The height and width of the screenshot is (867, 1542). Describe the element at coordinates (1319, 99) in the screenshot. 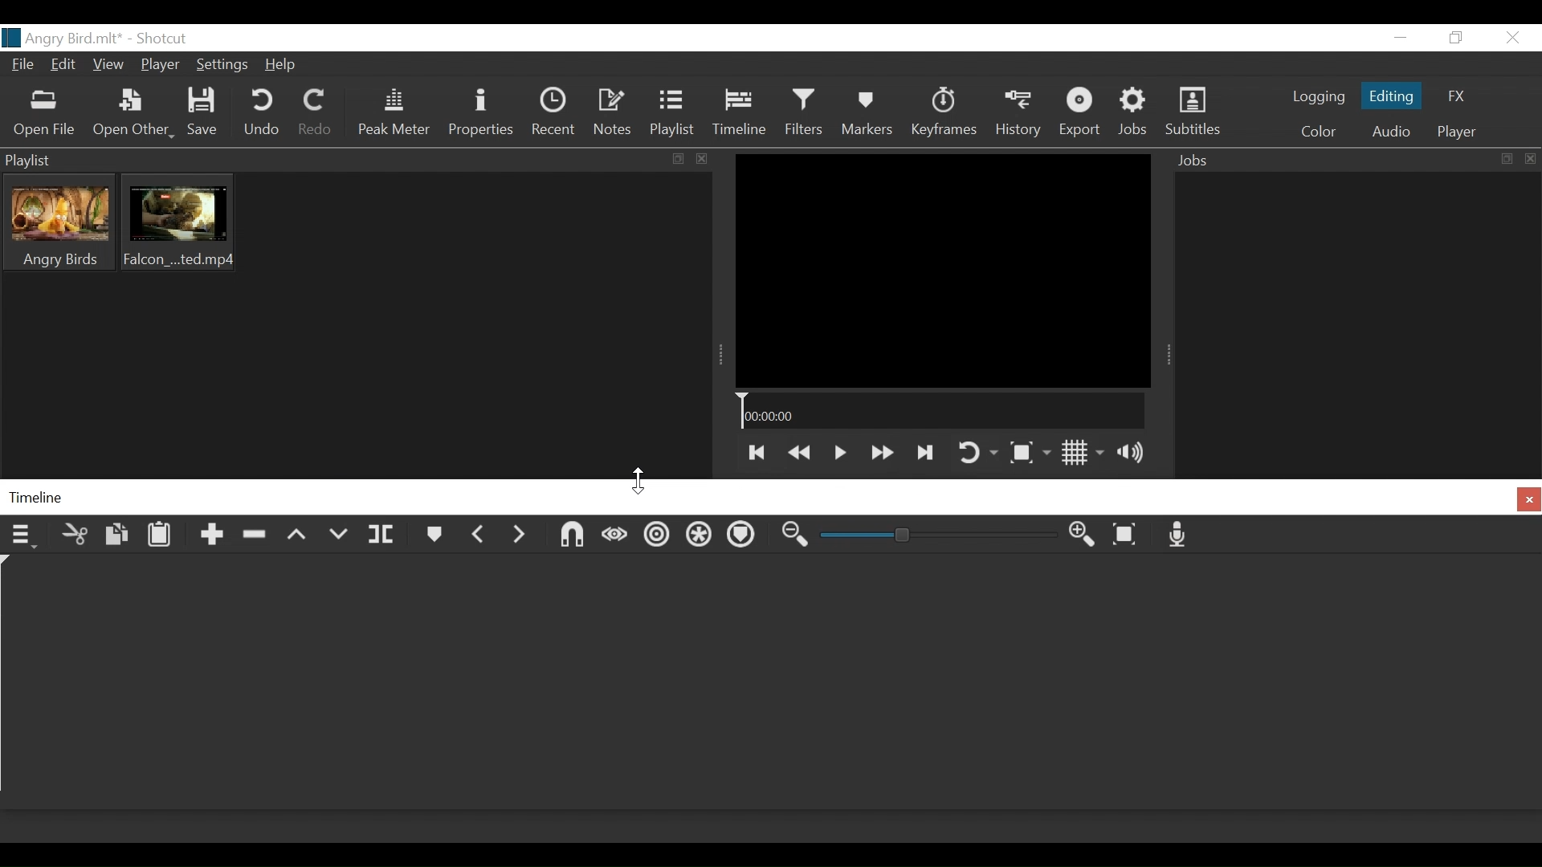

I see `logging` at that location.